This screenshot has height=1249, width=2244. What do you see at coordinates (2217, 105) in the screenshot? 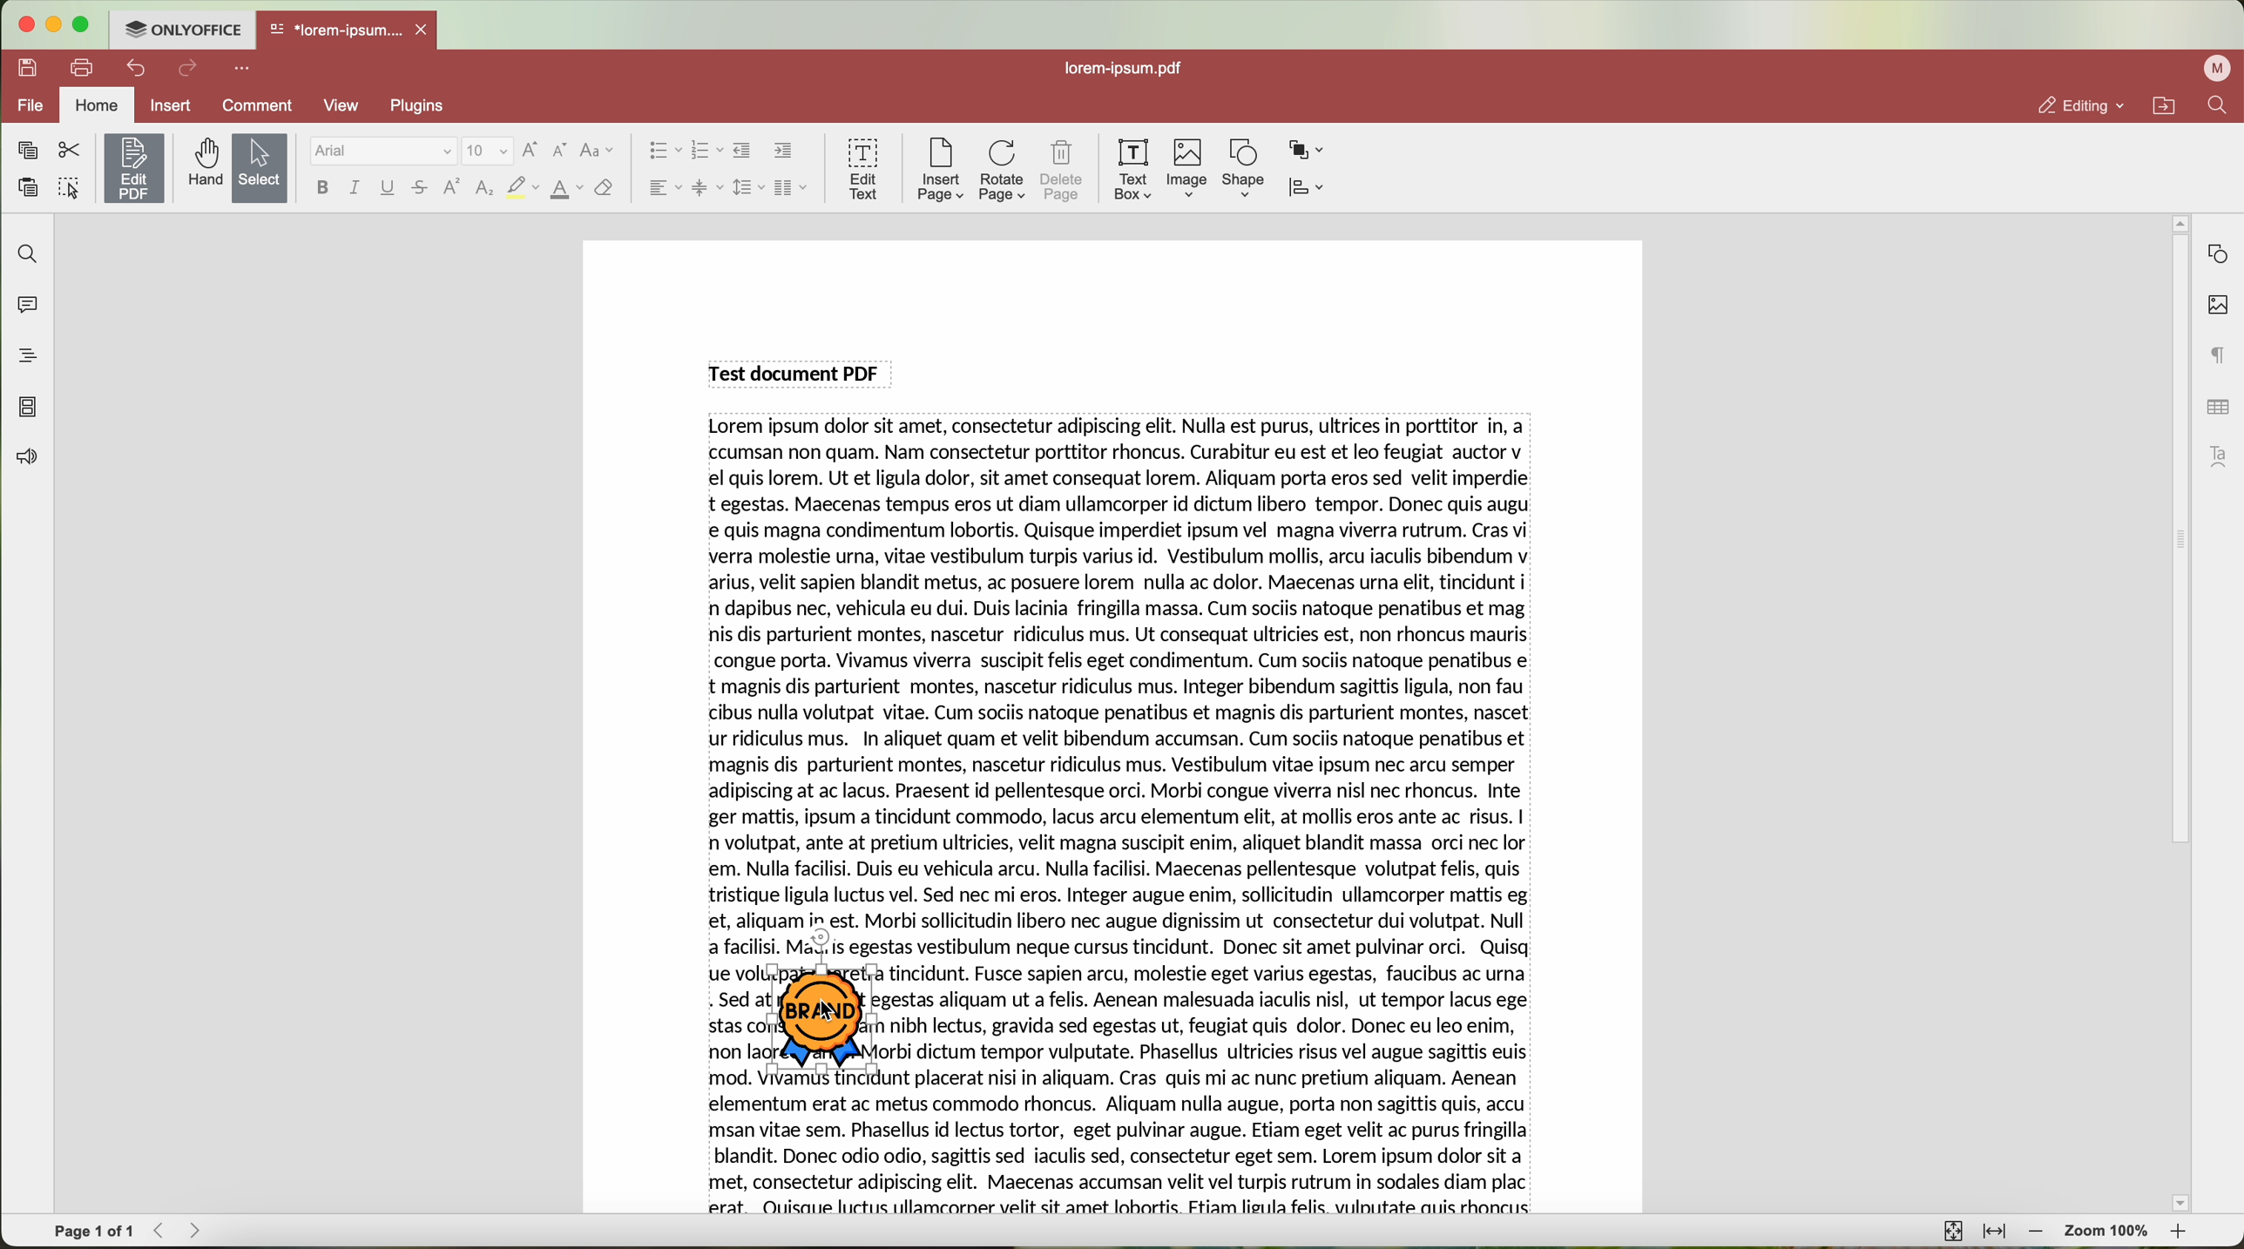
I see `find` at bounding box center [2217, 105].